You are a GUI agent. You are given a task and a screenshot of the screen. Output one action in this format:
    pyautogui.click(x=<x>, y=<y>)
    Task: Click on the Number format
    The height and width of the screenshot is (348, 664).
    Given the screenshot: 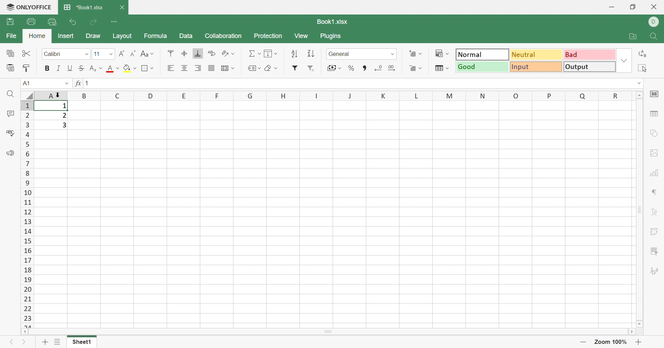 What is the action you would take?
    pyautogui.click(x=362, y=55)
    